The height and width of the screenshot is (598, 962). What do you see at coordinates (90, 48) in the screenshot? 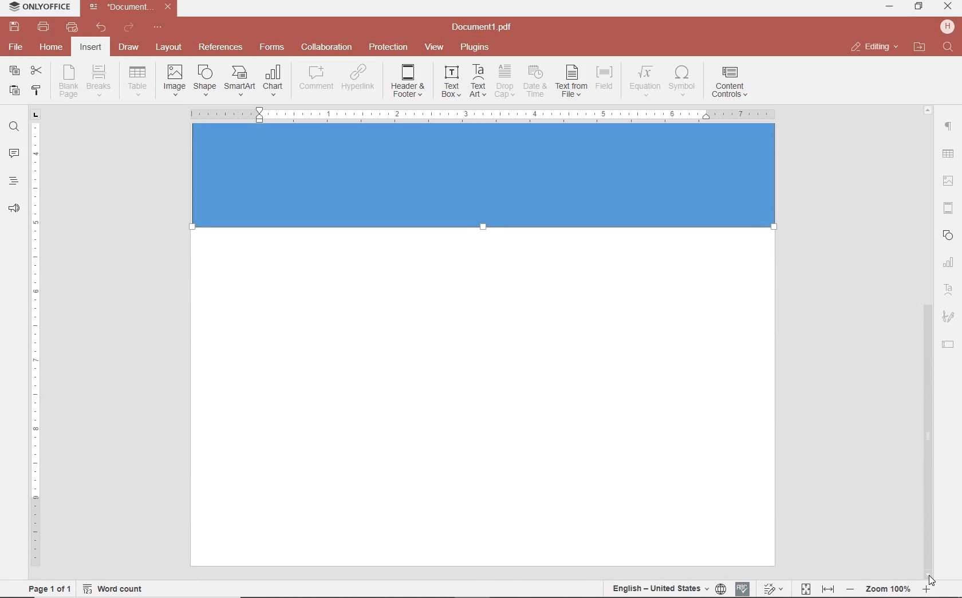
I see `insert` at bounding box center [90, 48].